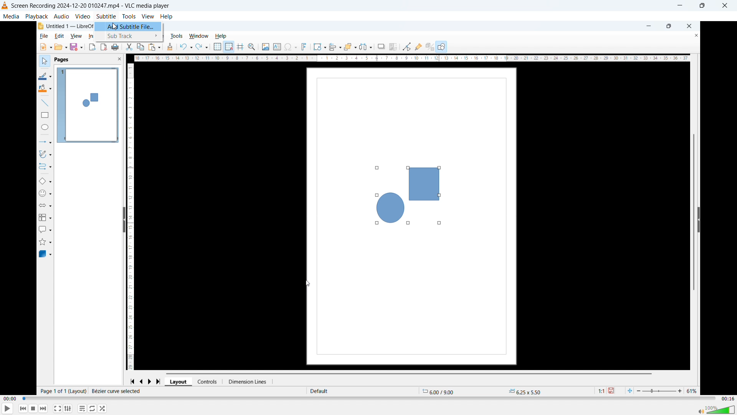 The width and height of the screenshot is (737, 415). What do you see at coordinates (46, 241) in the screenshot?
I see `star and banner` at bounding box center [46, 241].